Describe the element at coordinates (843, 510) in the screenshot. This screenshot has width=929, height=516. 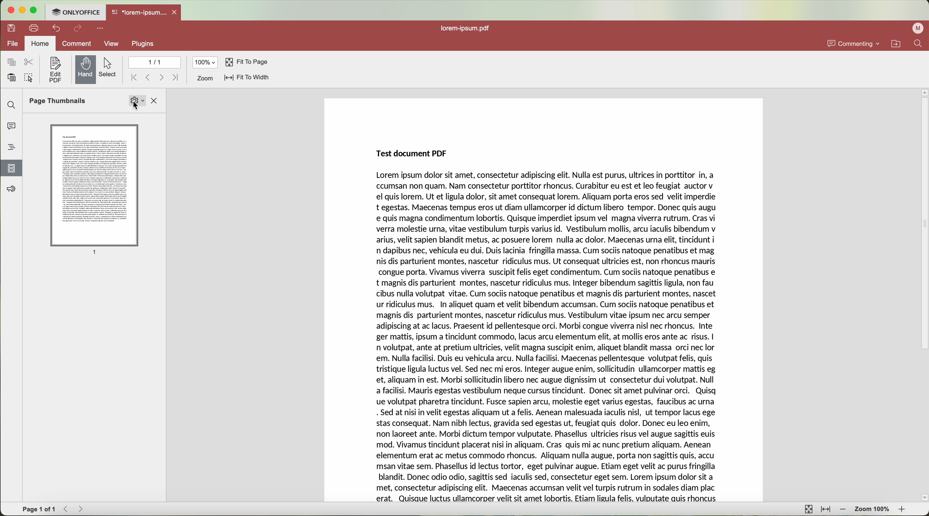
I see `zoom out` at that location.